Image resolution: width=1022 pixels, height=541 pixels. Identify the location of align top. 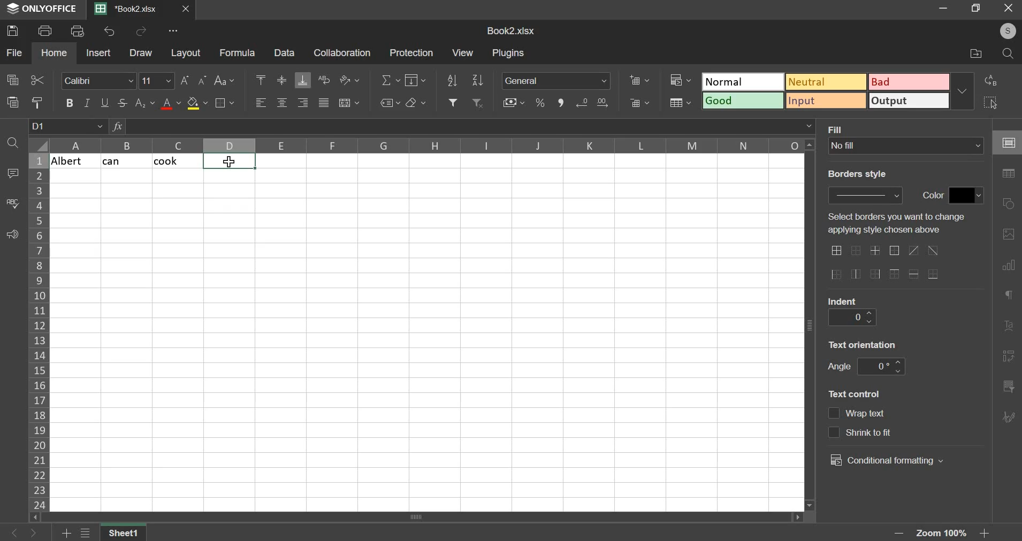
(262, 80).